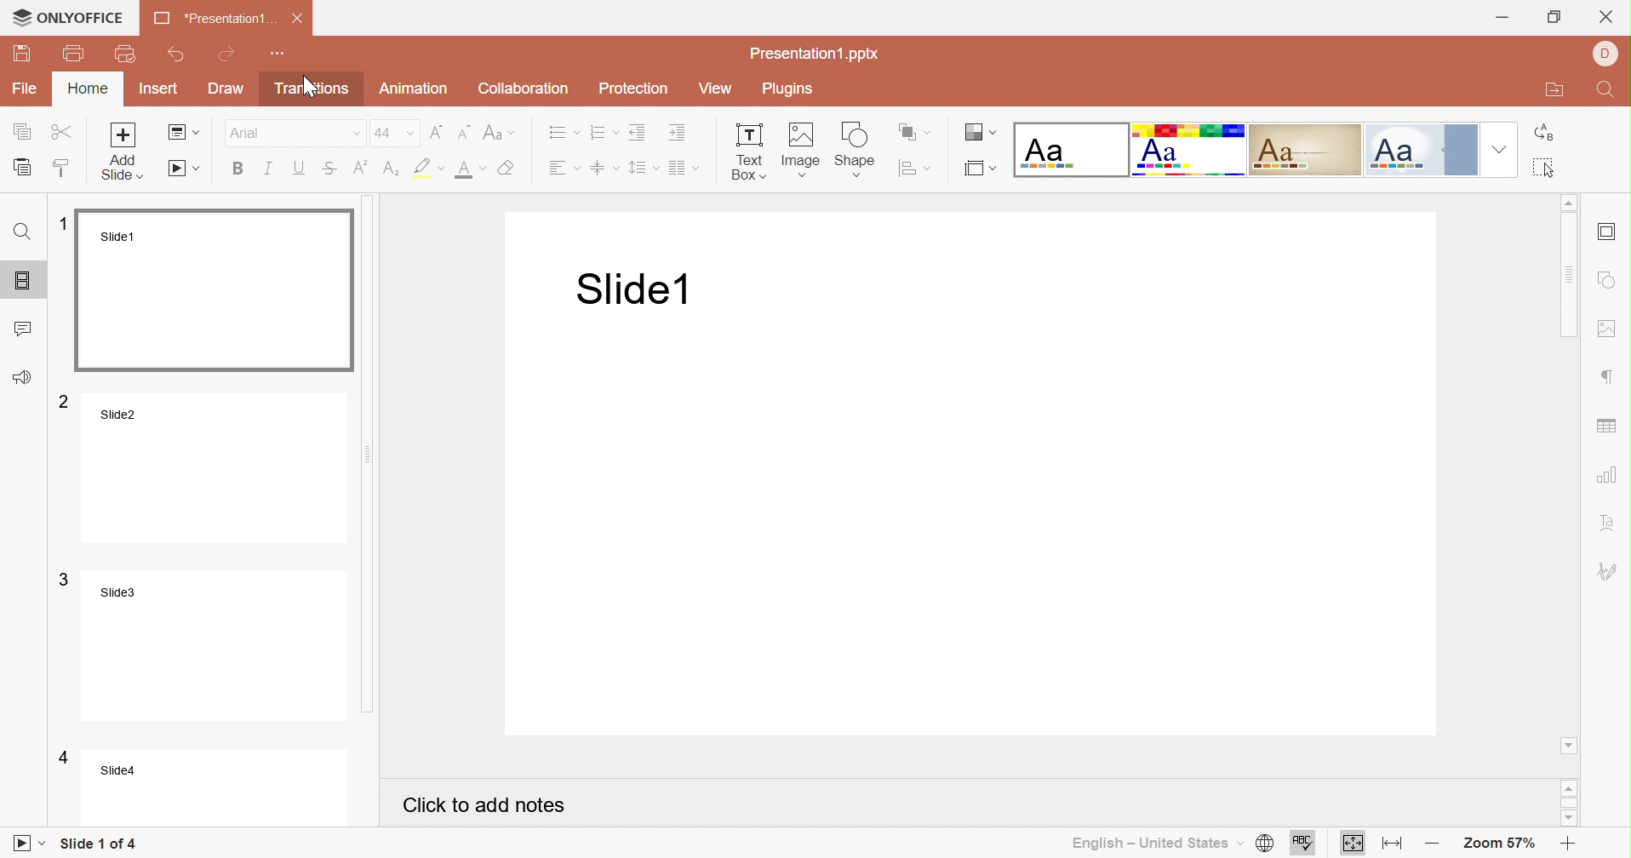  Describe the element at coordinates (747, 152) in the screenshot. I see `Insert text` at that location.